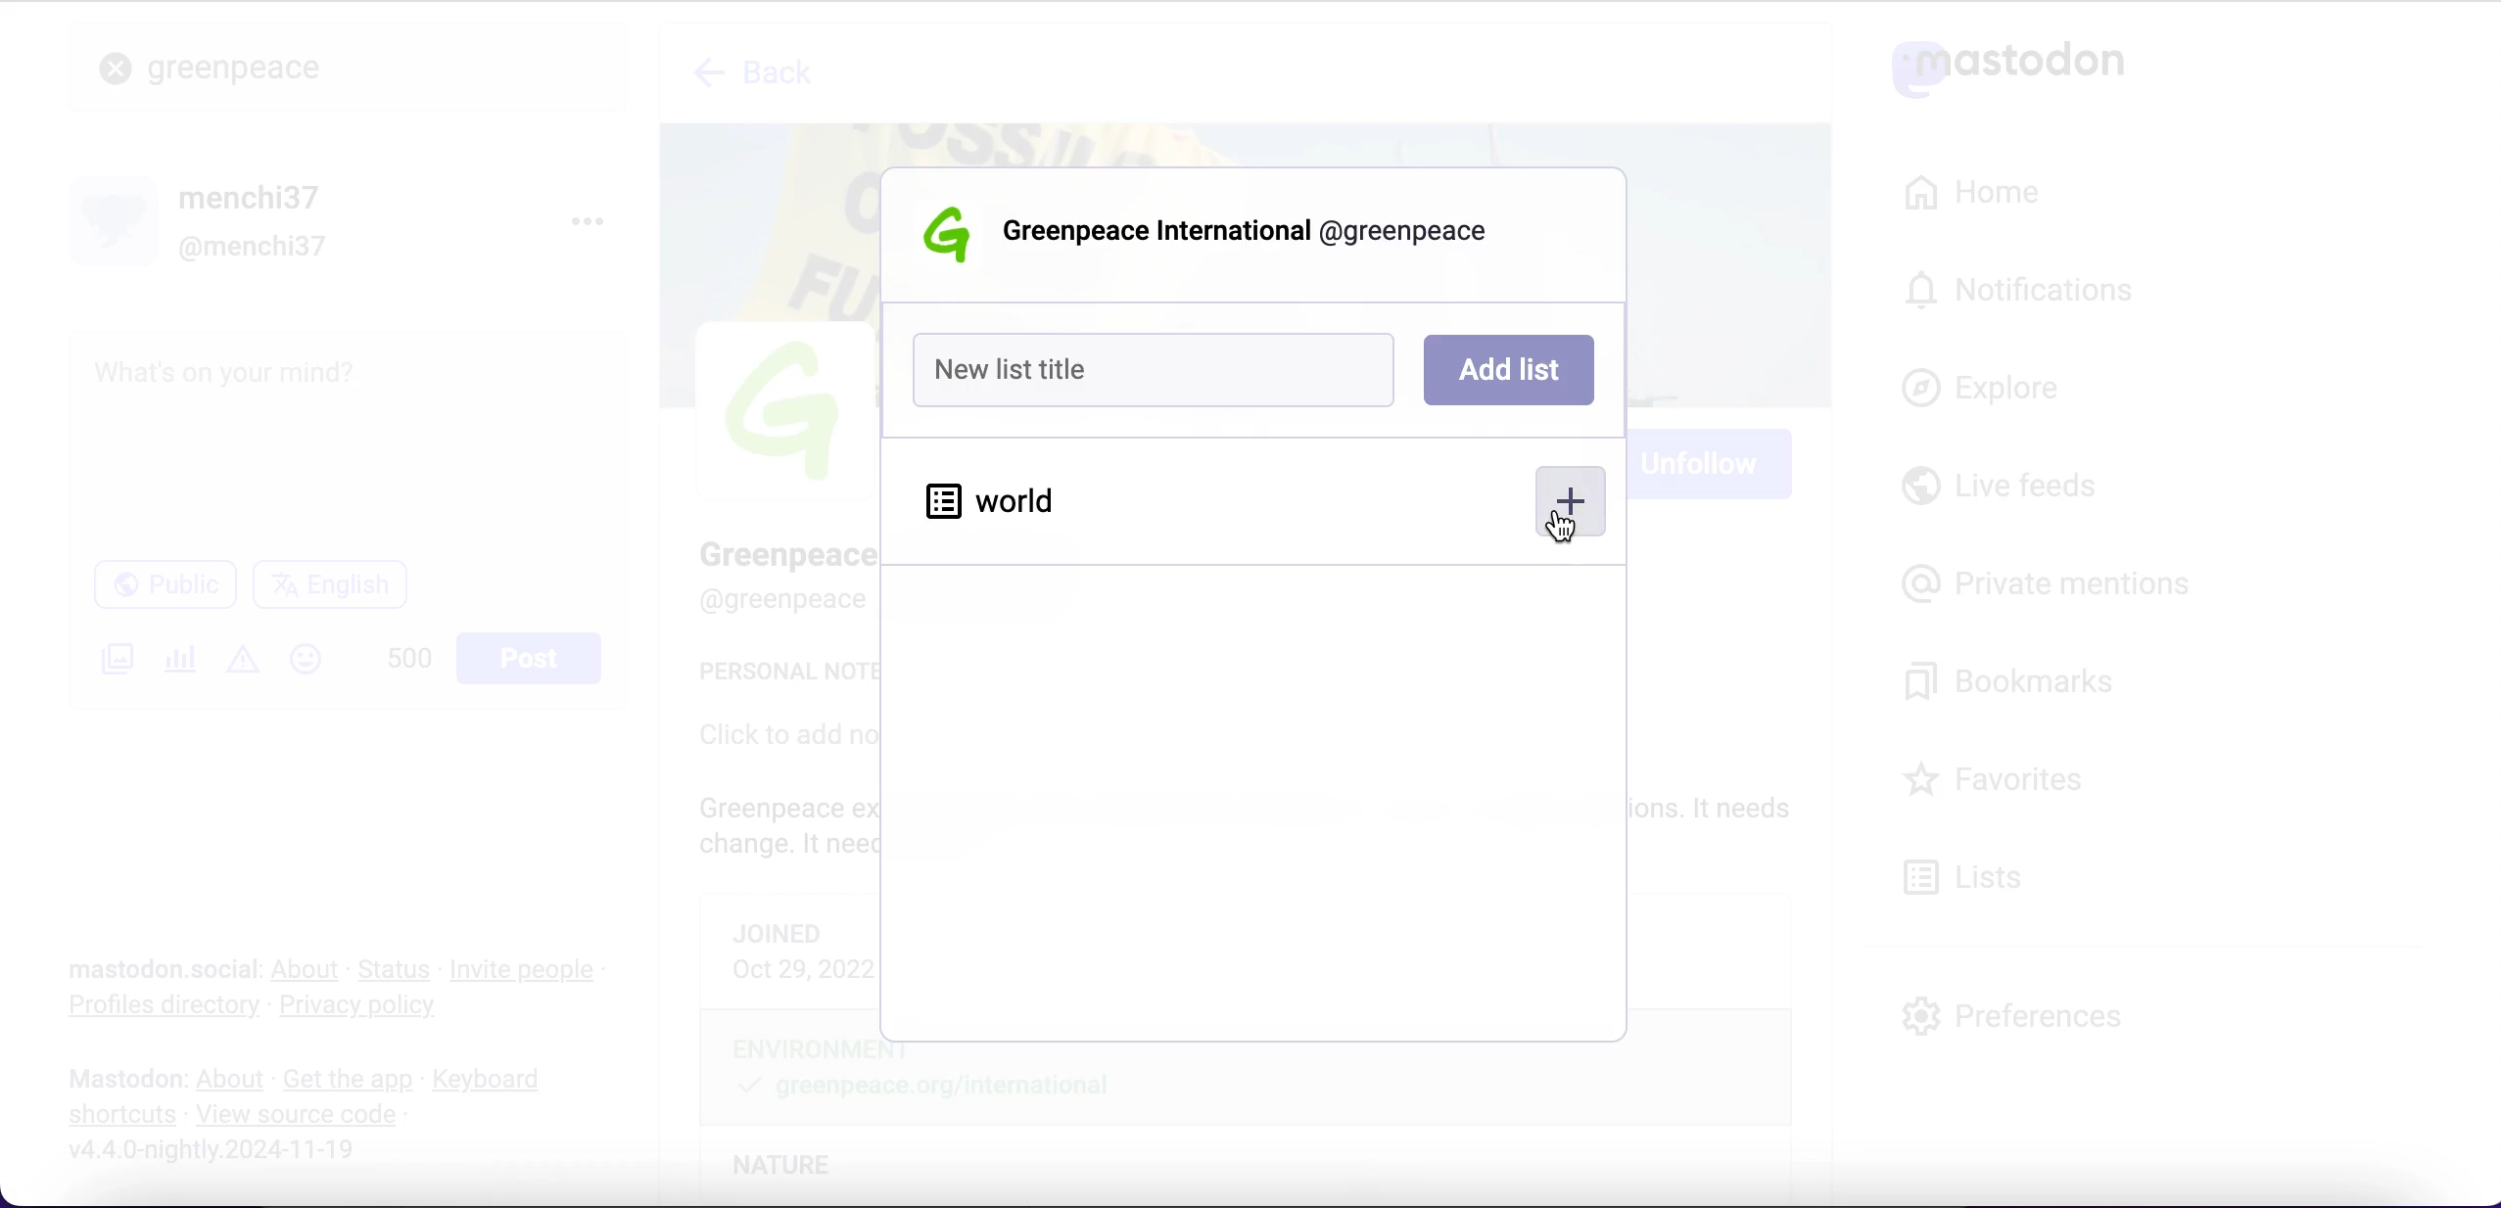 The height and width of the screenshot is (1208, 2501). Describe the element at coordinates (126, 1079) in the screenshot. I see `mastodon` at that location.